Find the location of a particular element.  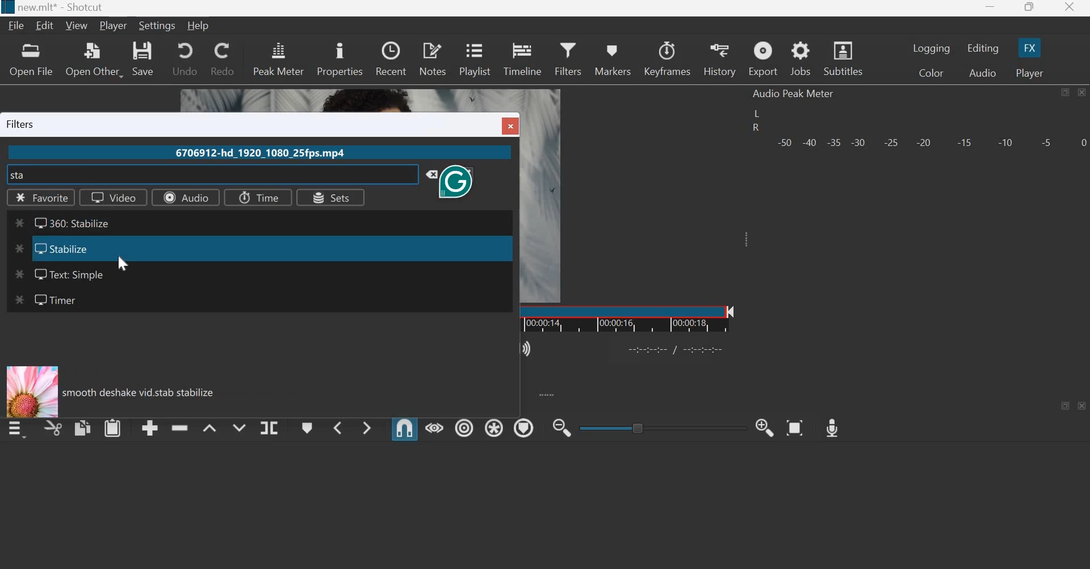

Settings is located at coordinates (158, 26).